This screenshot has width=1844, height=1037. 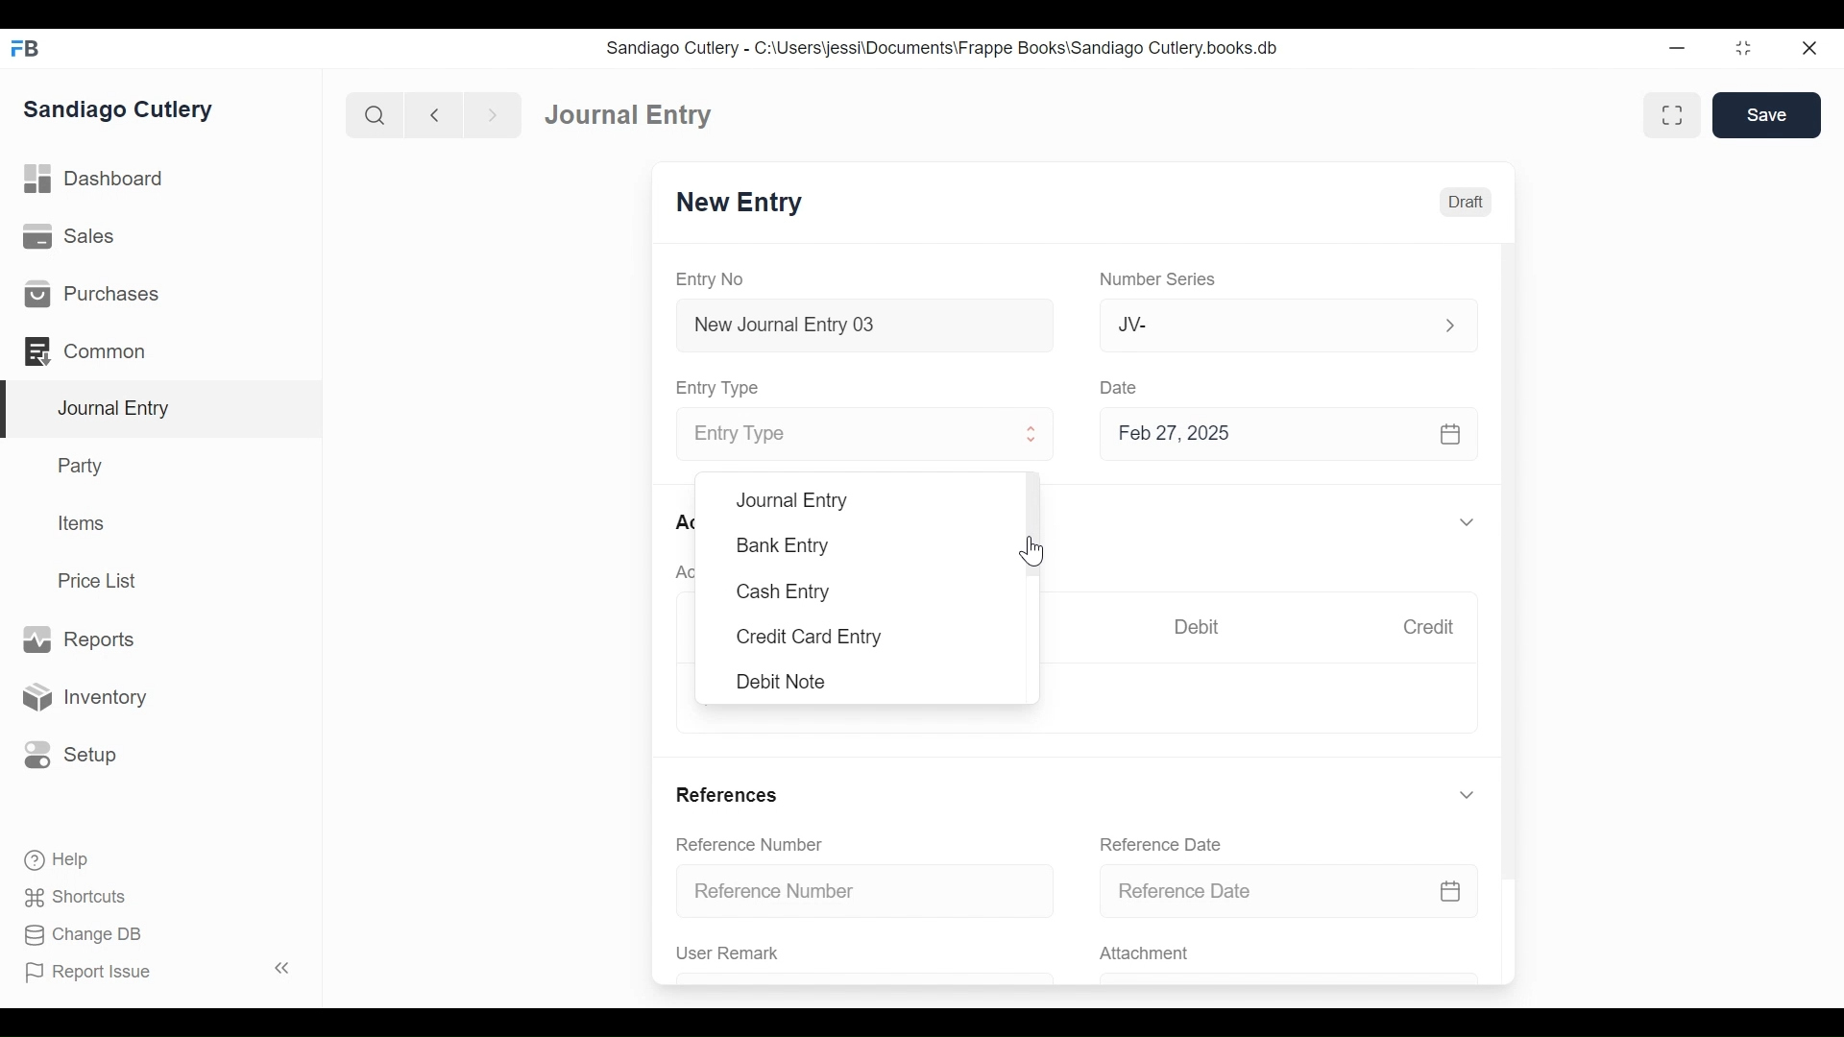 What do you see at coordinates (1122, 387) in the screenshot?
I see `Date` at bounding box center [1122, 387].